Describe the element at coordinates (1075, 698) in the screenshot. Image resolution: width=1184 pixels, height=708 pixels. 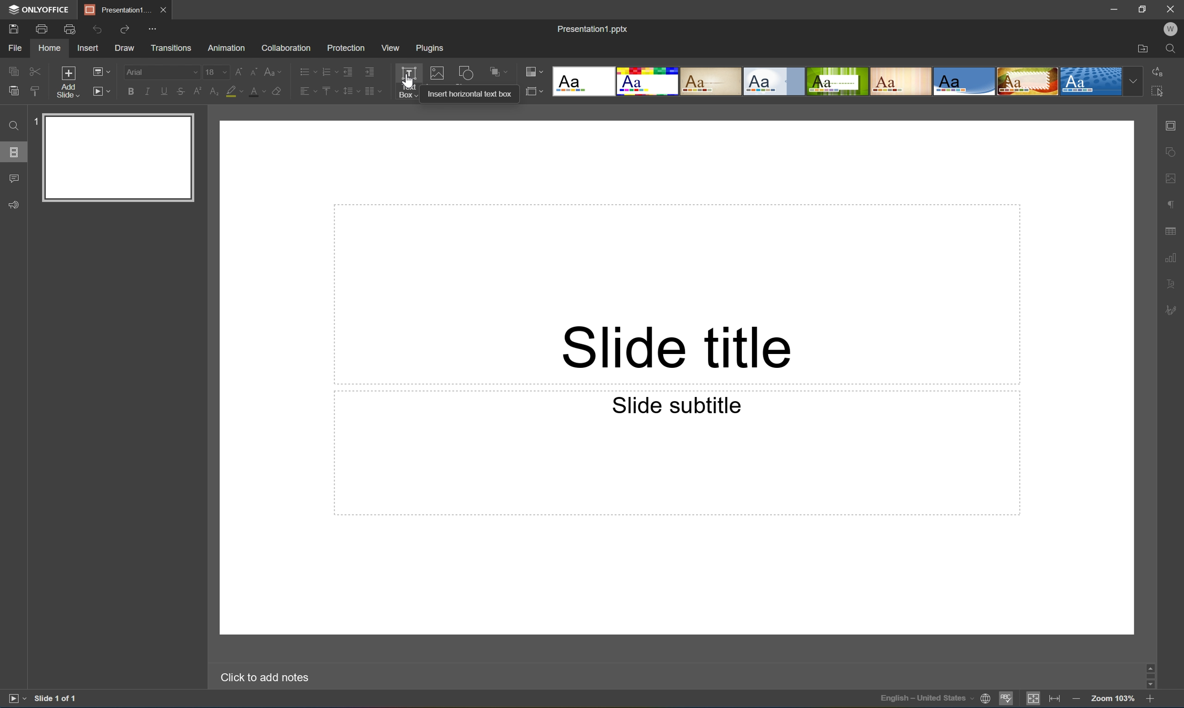
I see `Zoom out` at that location.